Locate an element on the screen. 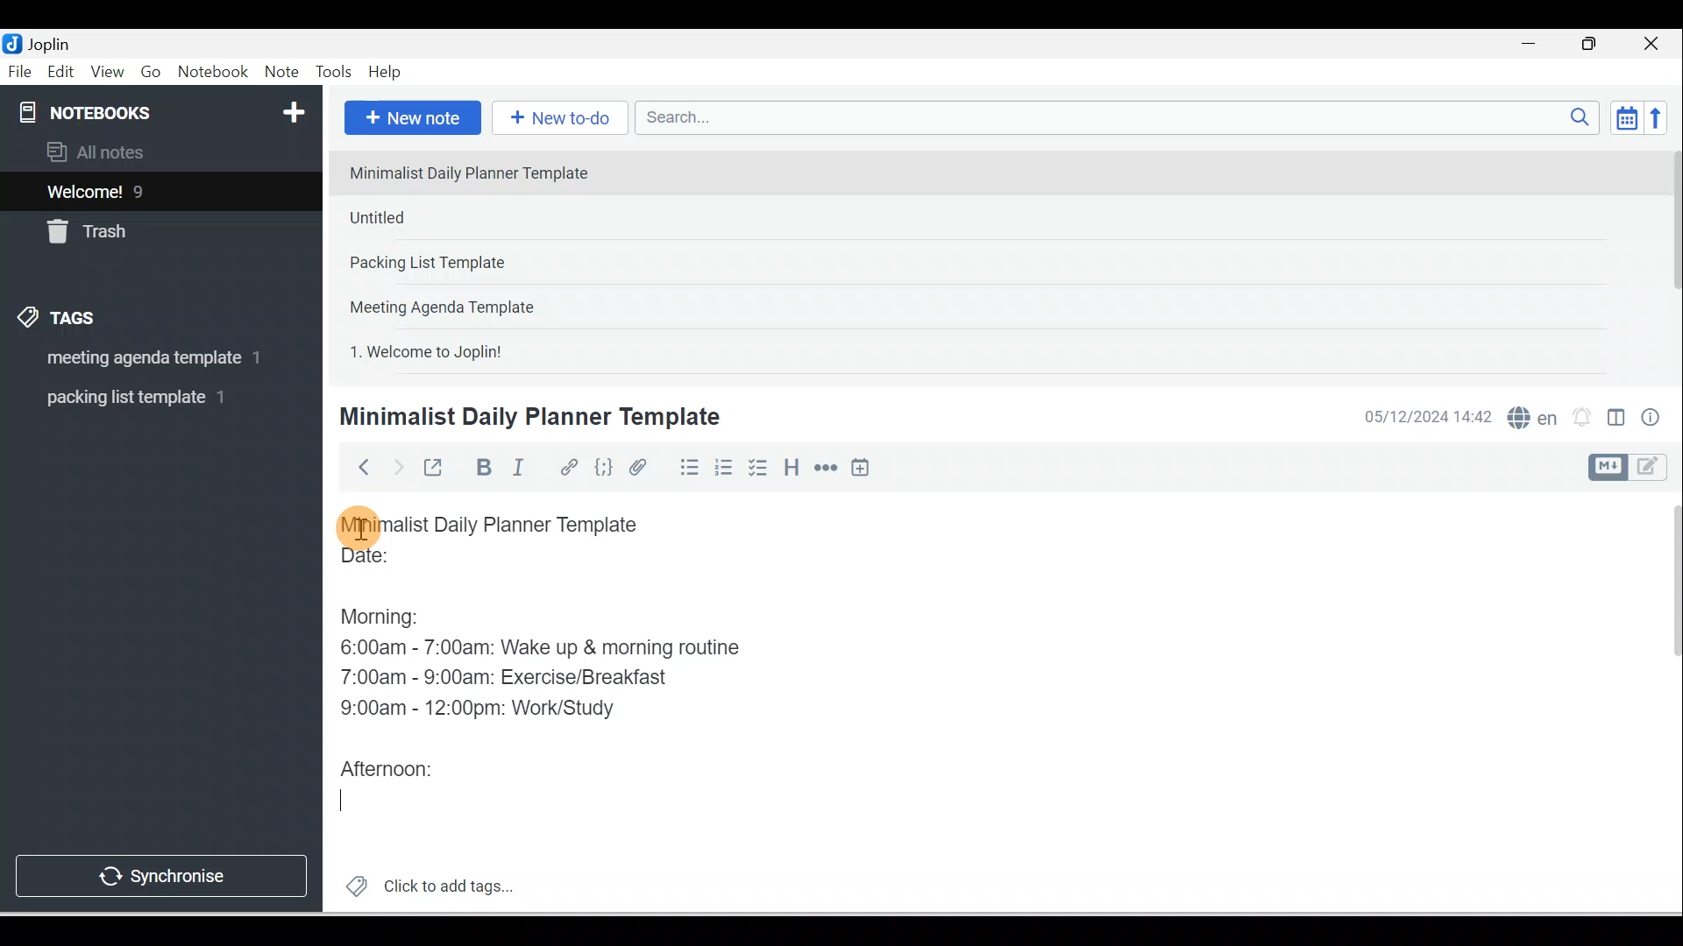 The height and width of the screenshot is (946, 1683). Synchronise is located at coordinates (160, 872).